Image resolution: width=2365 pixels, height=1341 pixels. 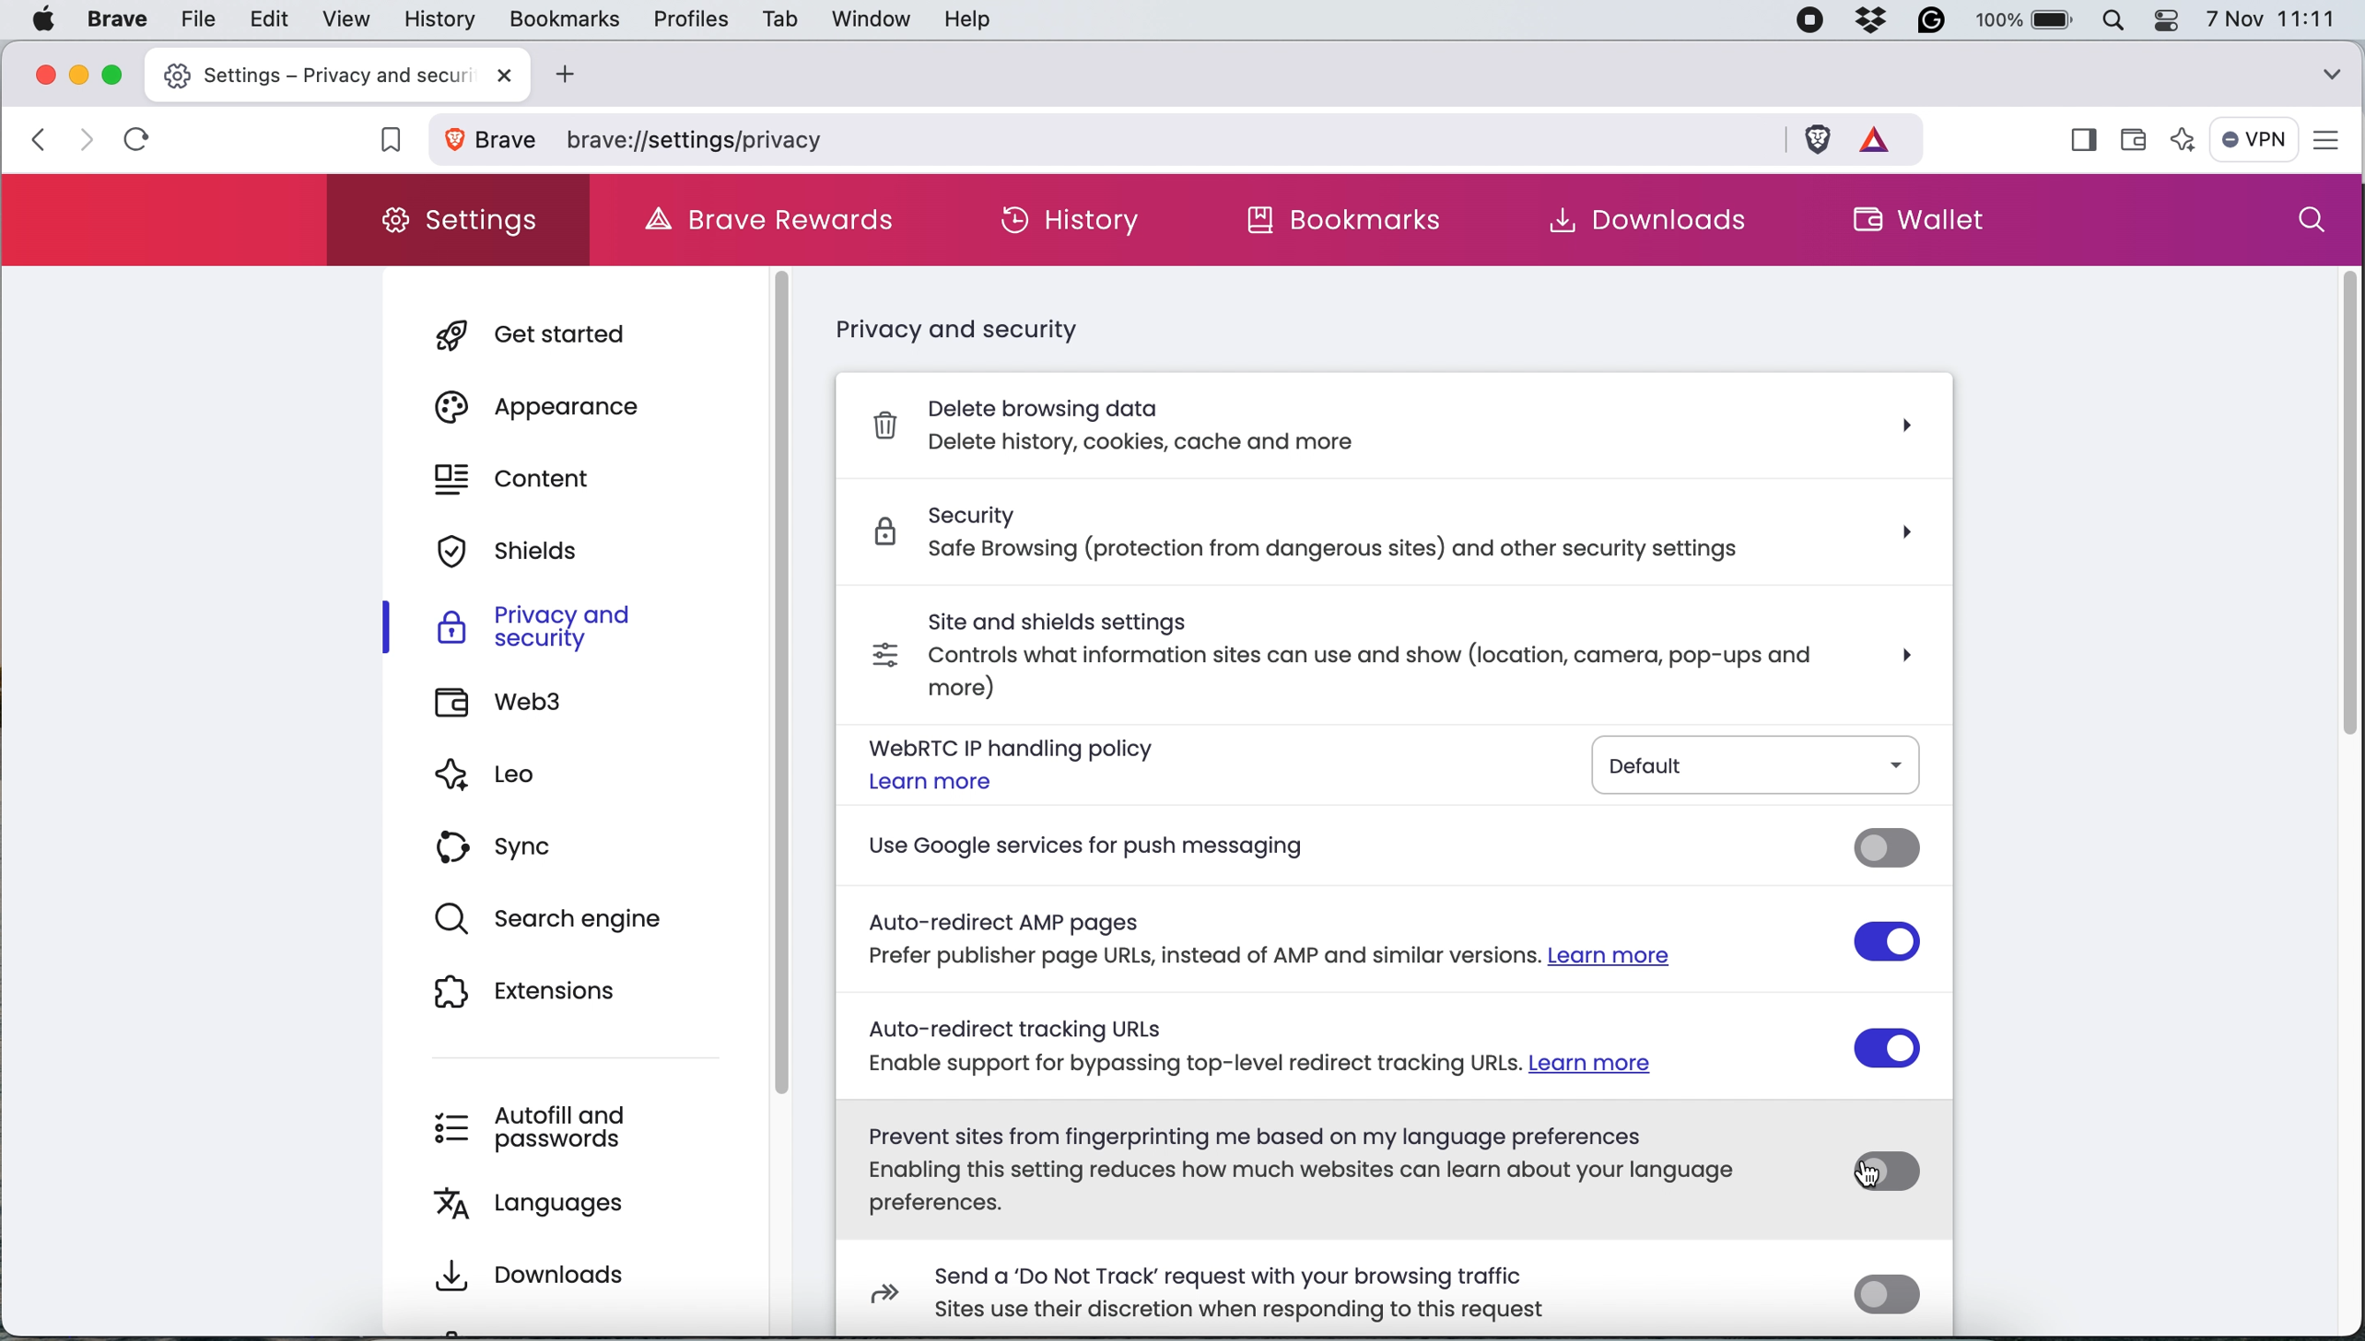 What do you see at coordinates (1194, 1291) in the screenshot?
I see `send a do not track request with your browsing traffic sites use their discretion when responding to this reauest` at bounding box center [1194, 1291].